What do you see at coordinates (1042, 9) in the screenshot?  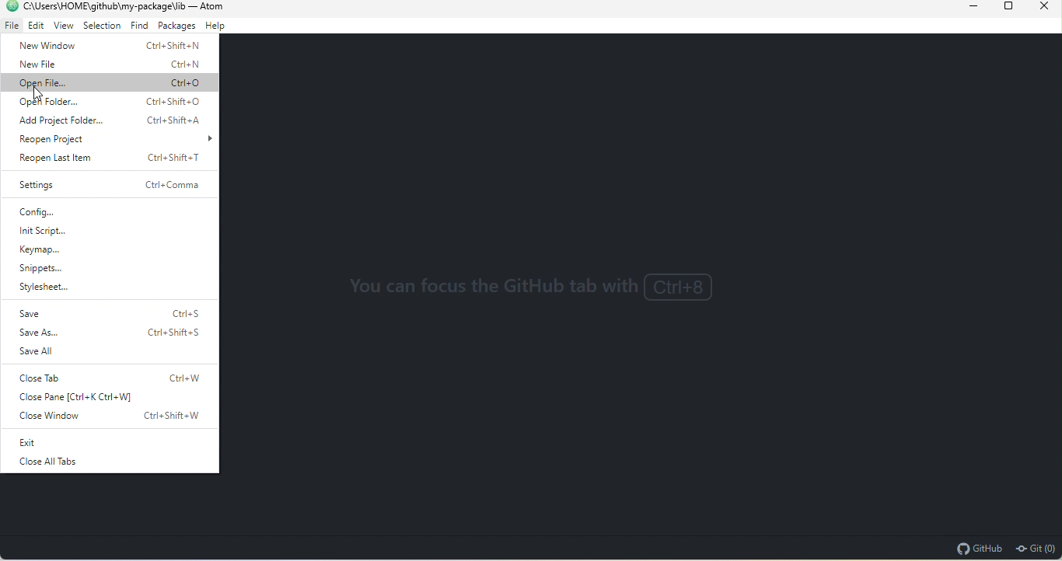 I see `close` at bounding box center [1042, 9].